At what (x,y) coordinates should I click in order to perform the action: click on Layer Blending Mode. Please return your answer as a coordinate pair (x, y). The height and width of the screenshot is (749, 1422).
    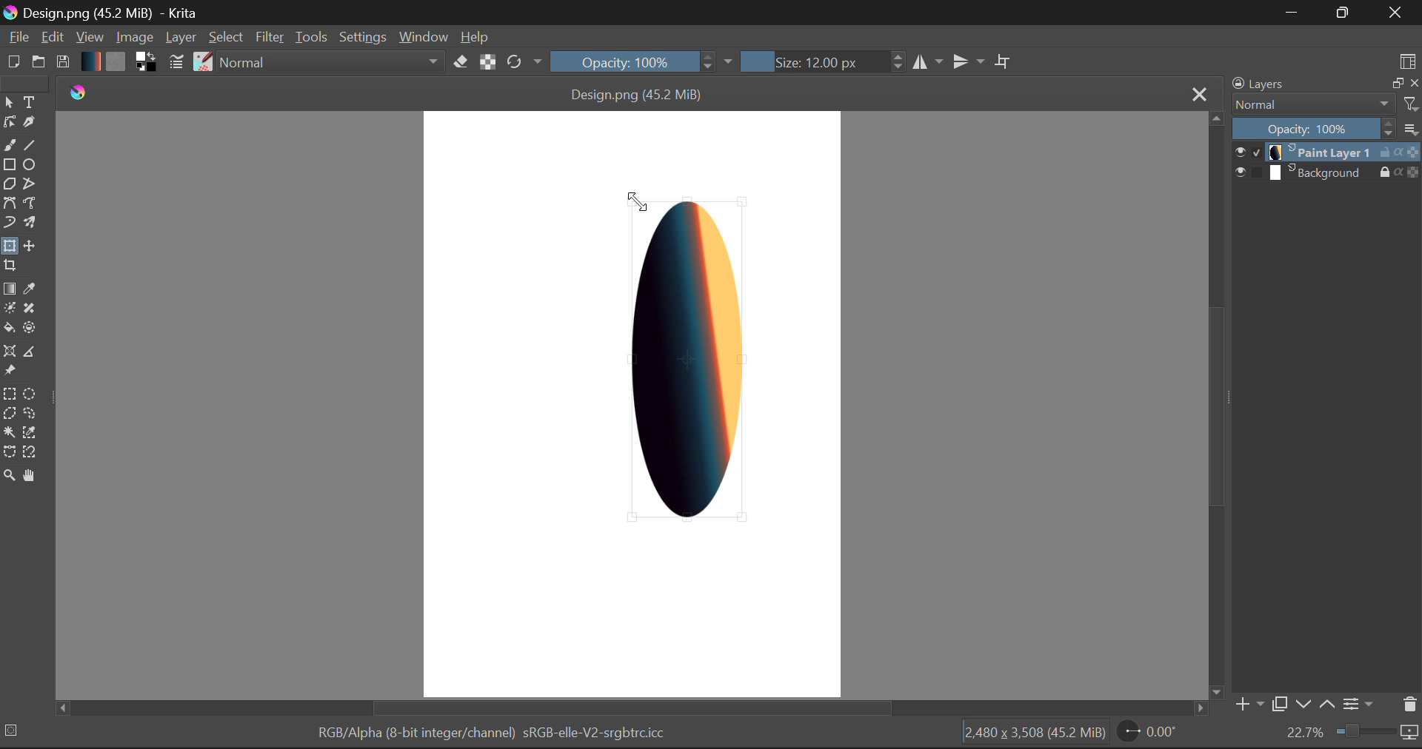
    Looking at the image, I should click on (1325, 105).